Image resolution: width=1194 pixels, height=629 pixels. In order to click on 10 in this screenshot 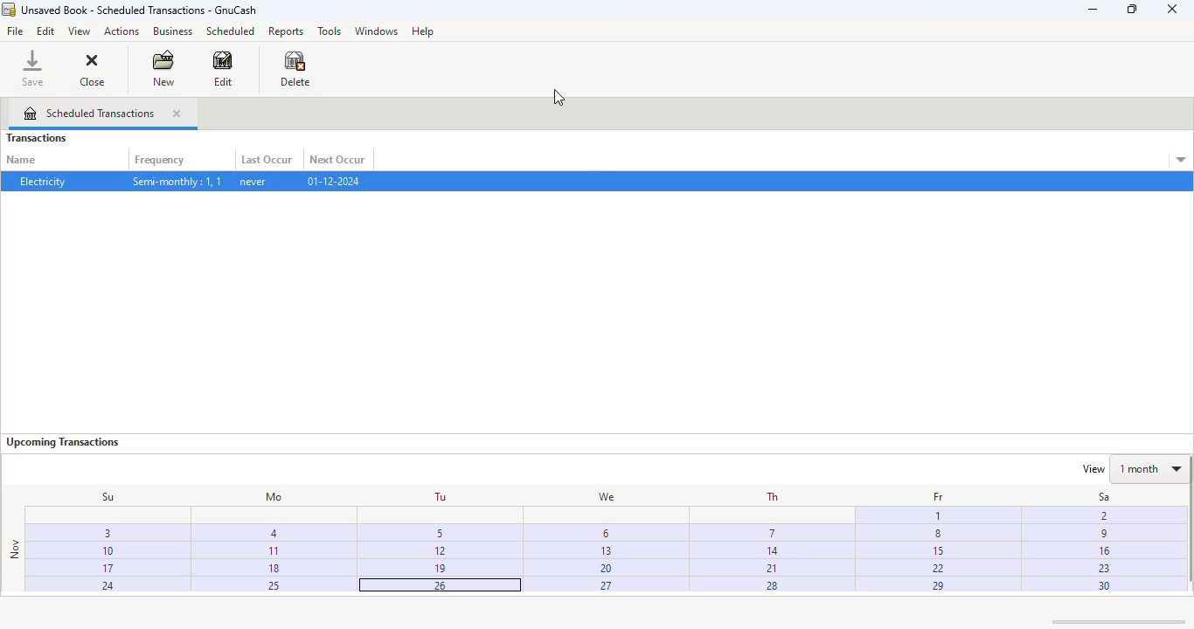, I will do `click(93, 551)`.